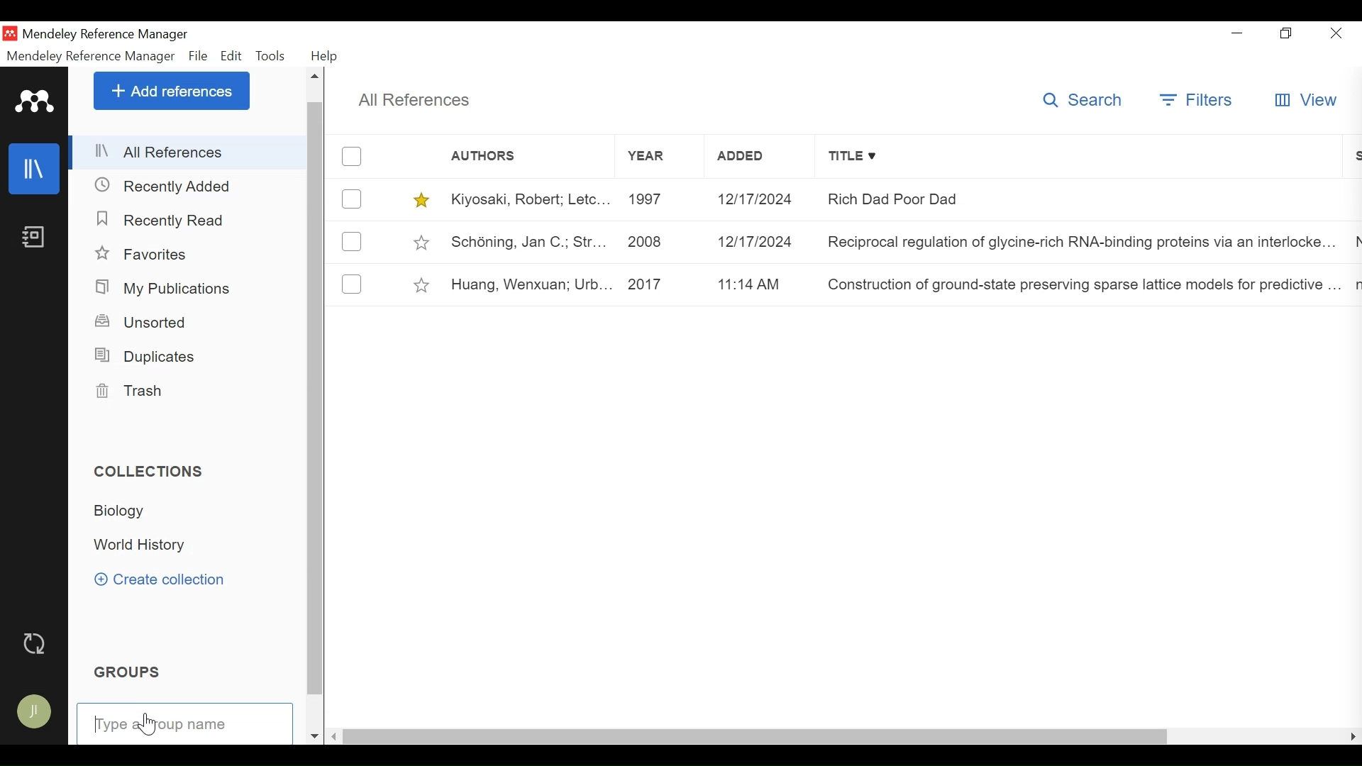 The height and width of the screenshot is (766, 1362). I want to click on Authors, so click(511, 157).